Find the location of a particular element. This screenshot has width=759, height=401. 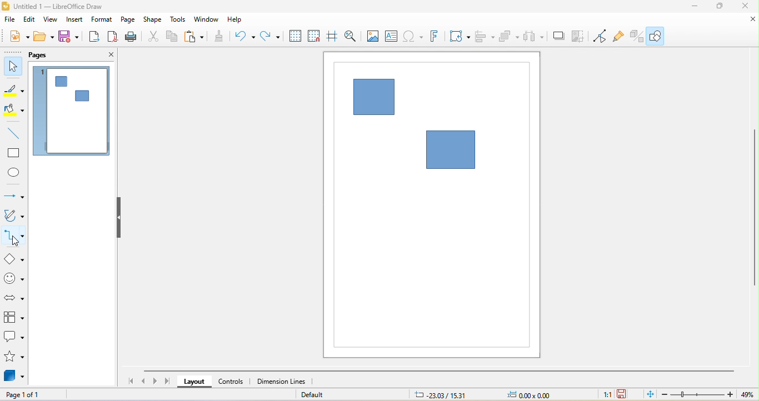

shape is located at coordinates (450, 149).